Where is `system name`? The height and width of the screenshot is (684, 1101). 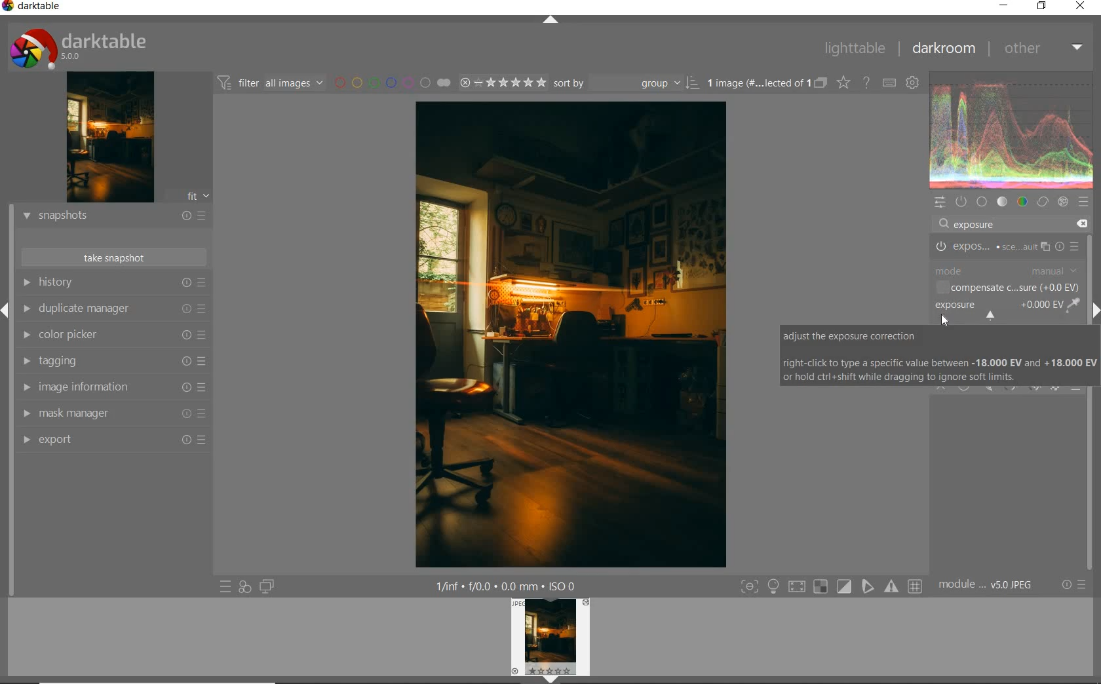
system name is located at coordinates (35, 8).